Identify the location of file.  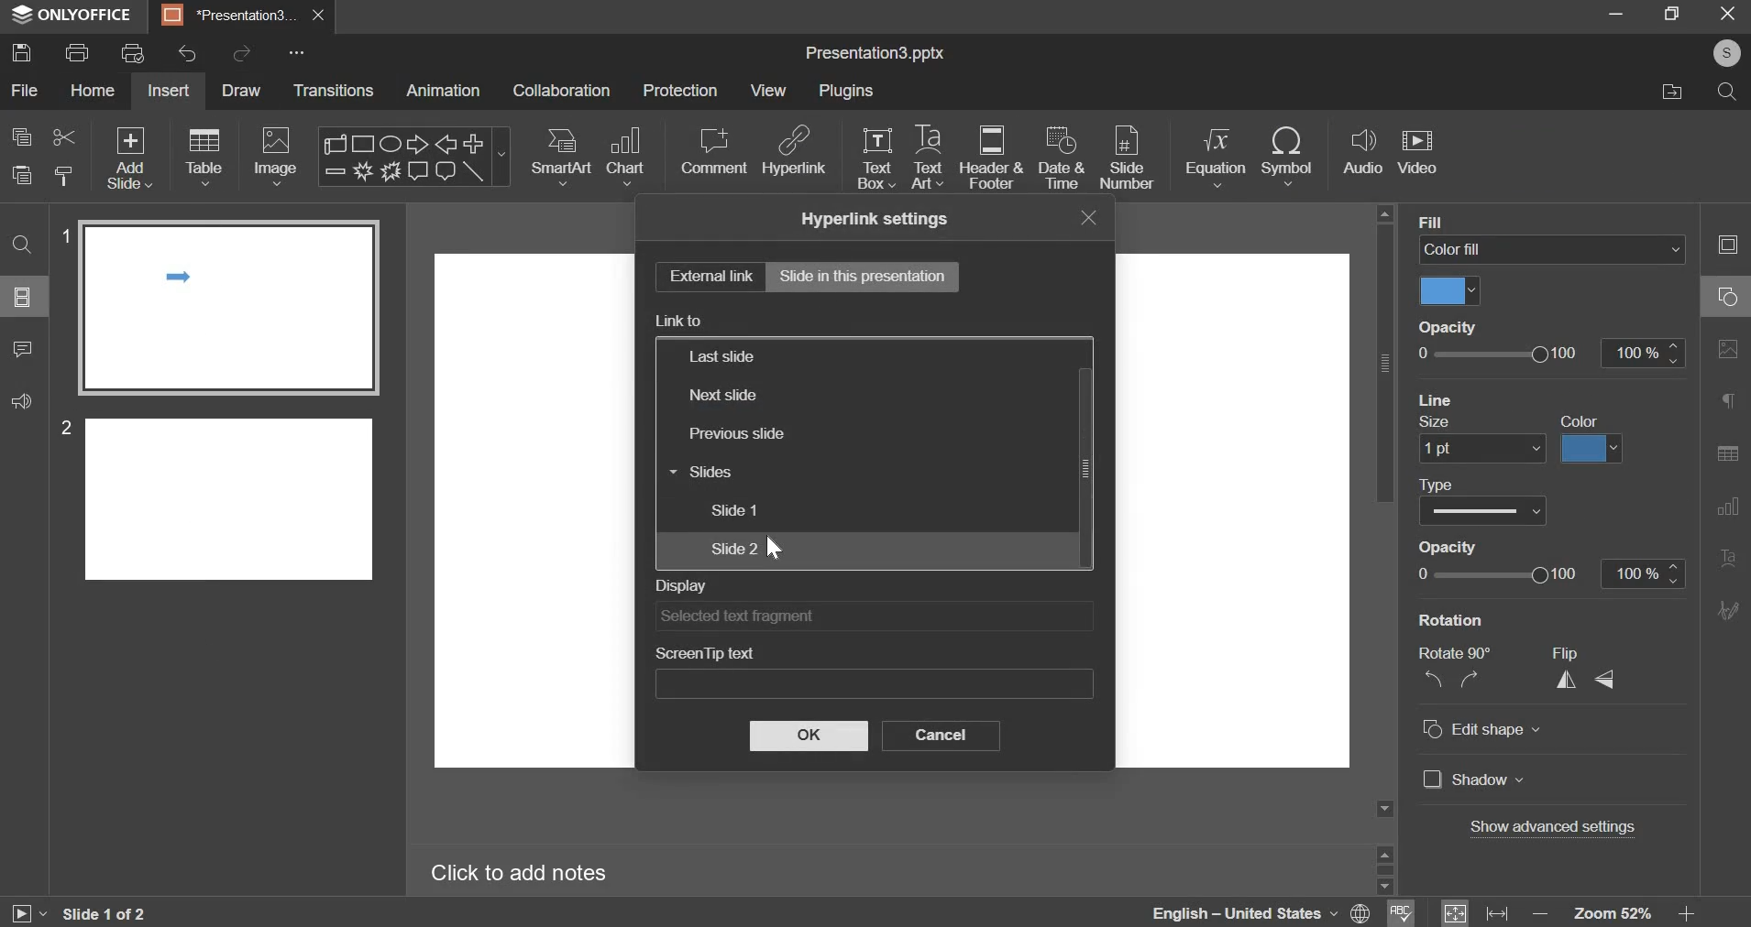
(27, 90).